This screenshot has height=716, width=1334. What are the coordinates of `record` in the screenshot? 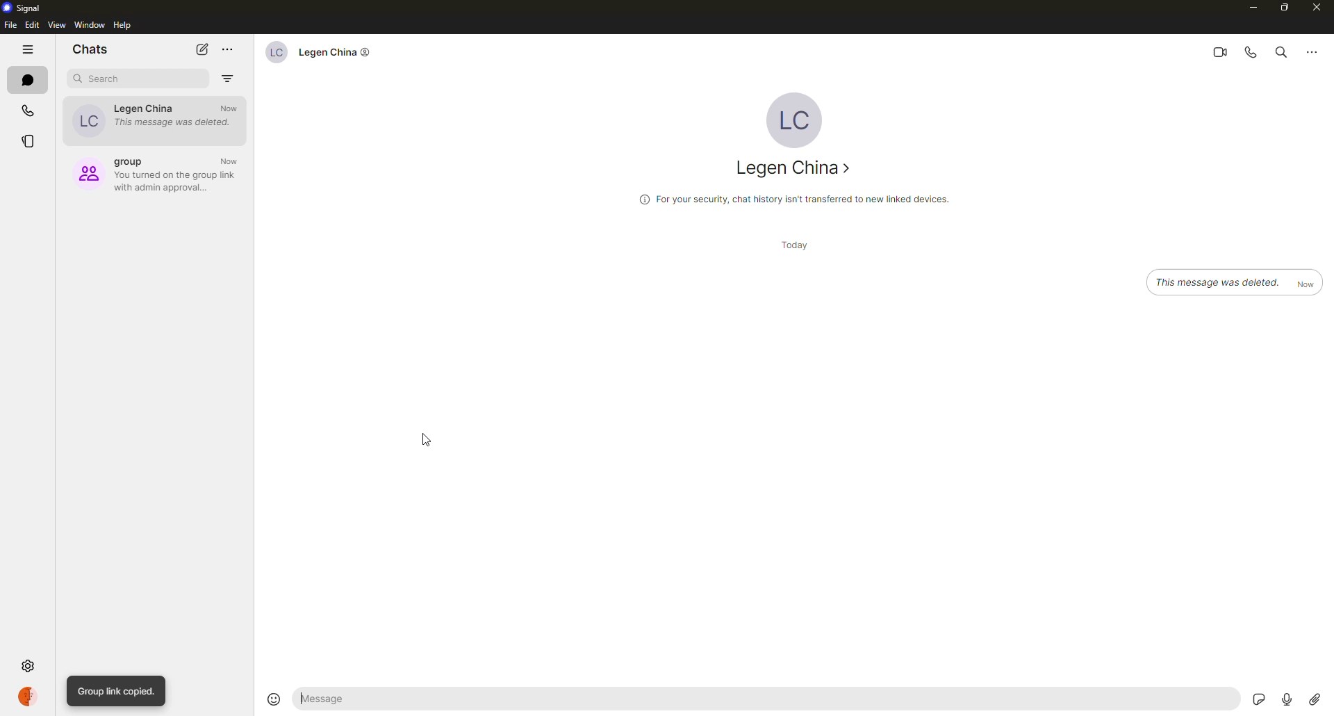 It's located at (1289, 698).